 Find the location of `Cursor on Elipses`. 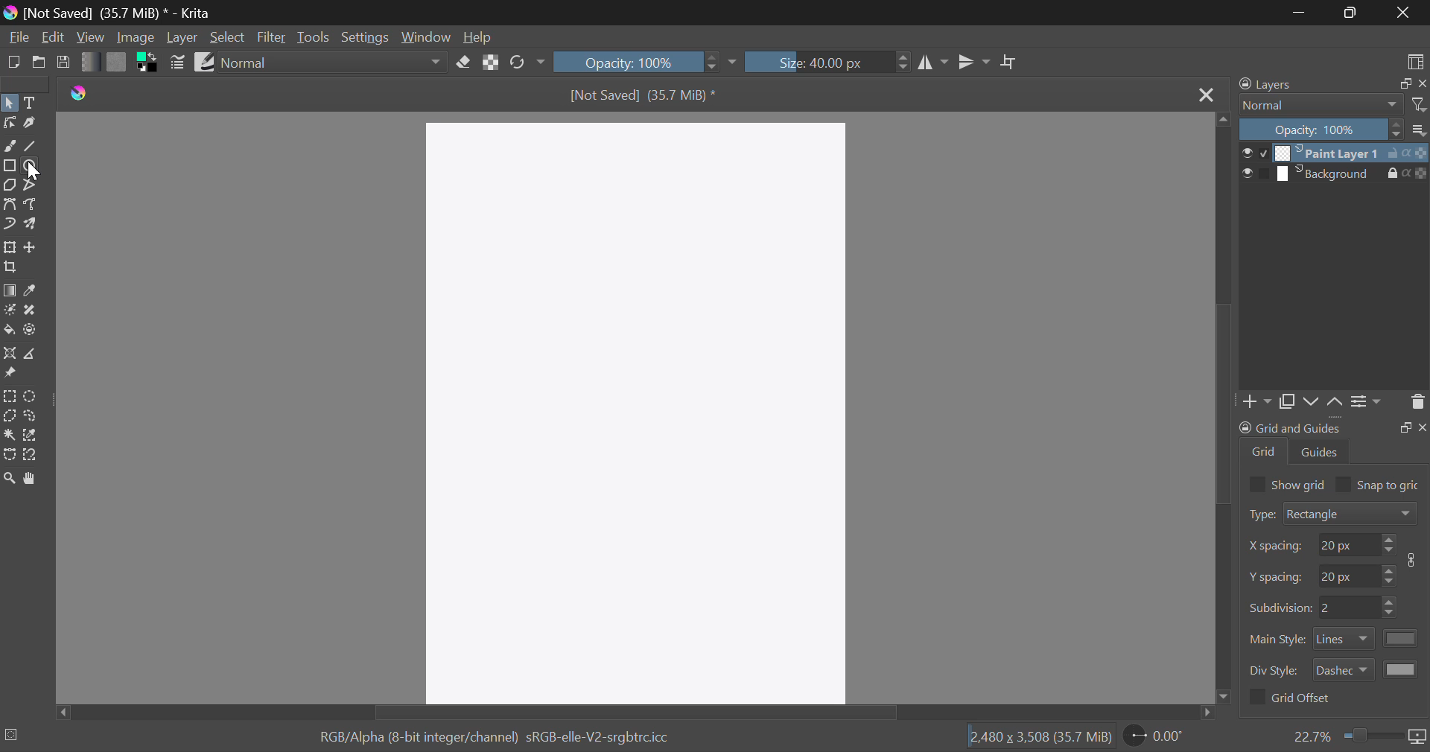

Cursor on Elipses is located at coordinates (32, 165).